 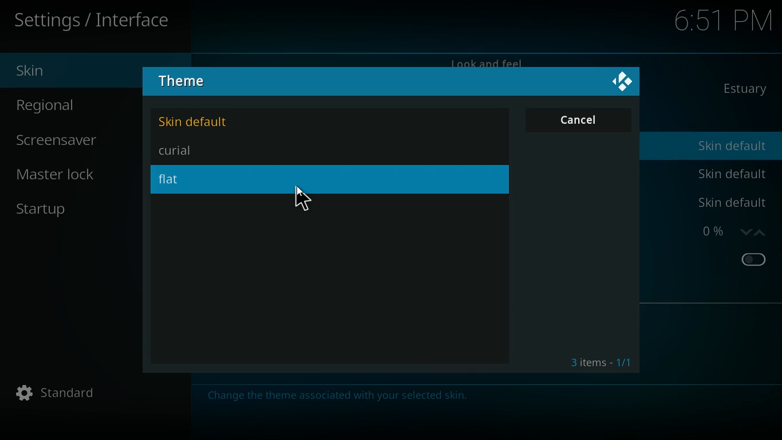 I want to click on Time - 6:51PM, so click(x=719, y=21).